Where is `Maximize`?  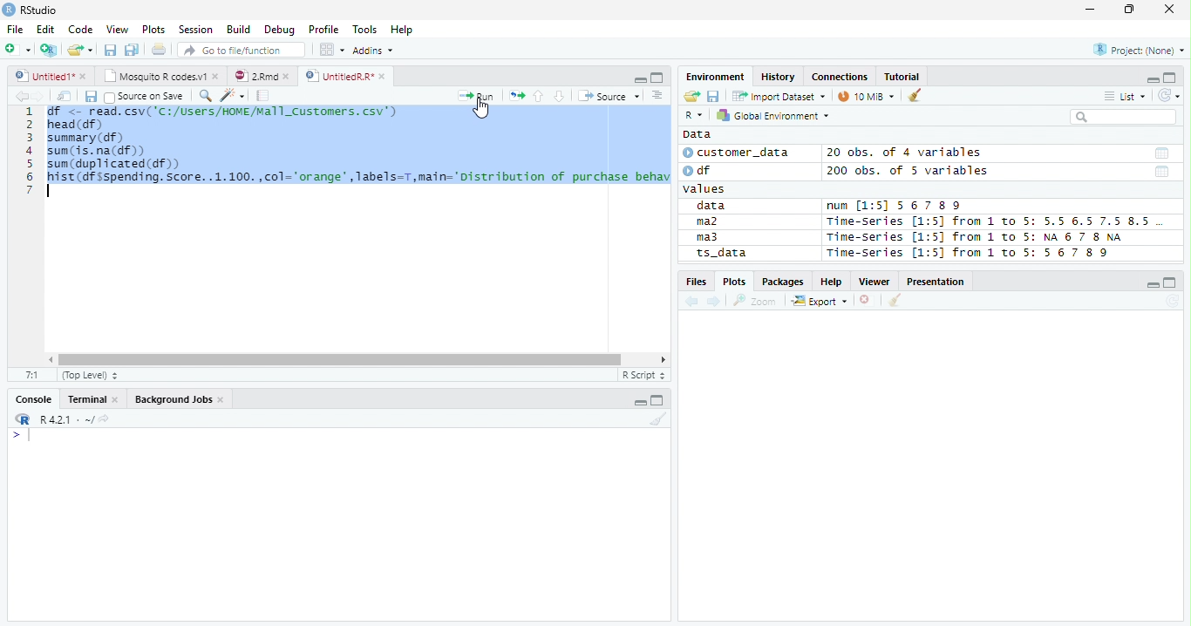 Maximize is located at coordinates (657, 77).